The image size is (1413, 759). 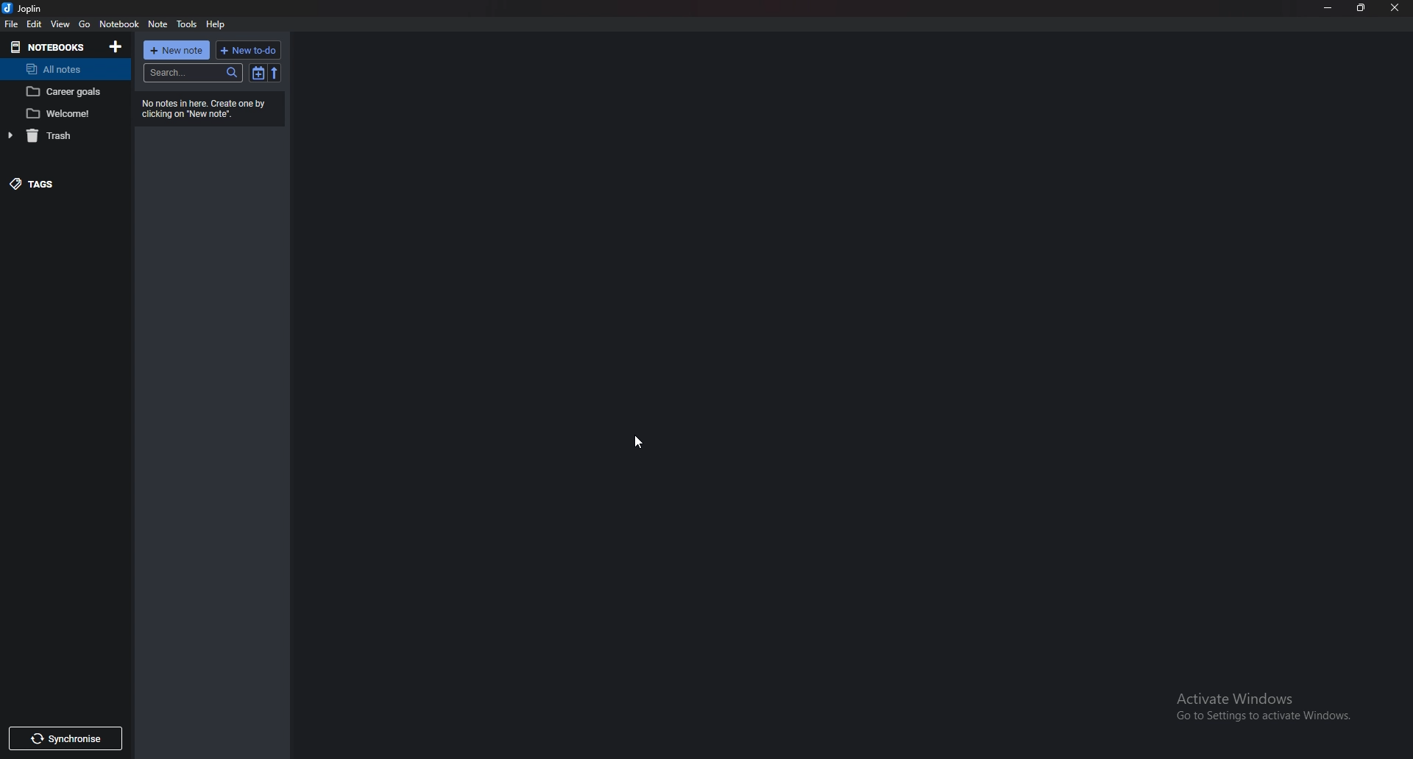 What do you see at coordinates (50, 46) in the screenshot?
I see `note books` at bounding box center [50, 46].